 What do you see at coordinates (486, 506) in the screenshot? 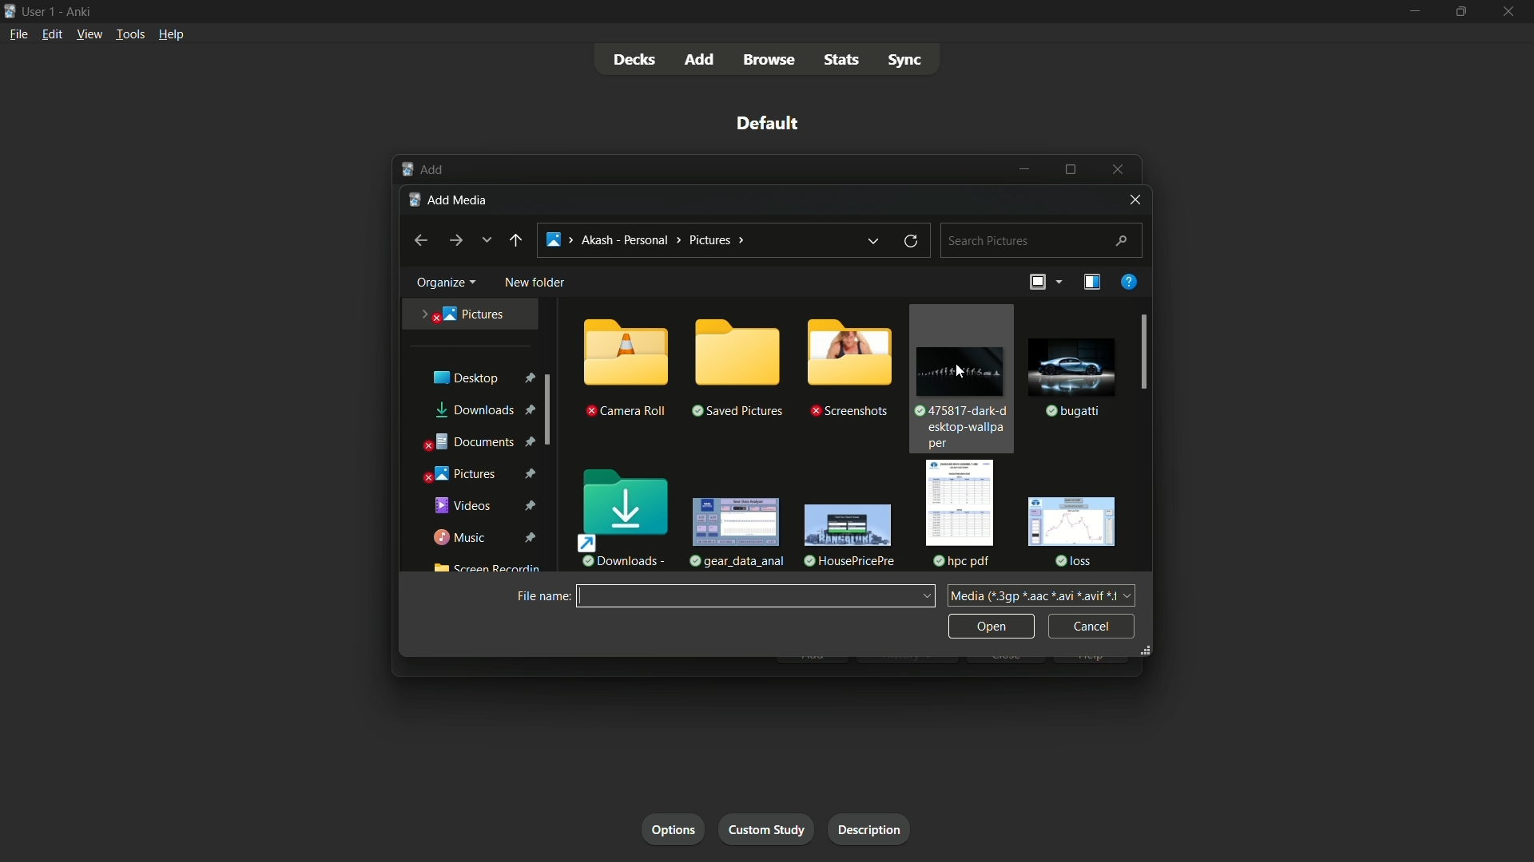
I see `videos` at bounding box center [486, 506].